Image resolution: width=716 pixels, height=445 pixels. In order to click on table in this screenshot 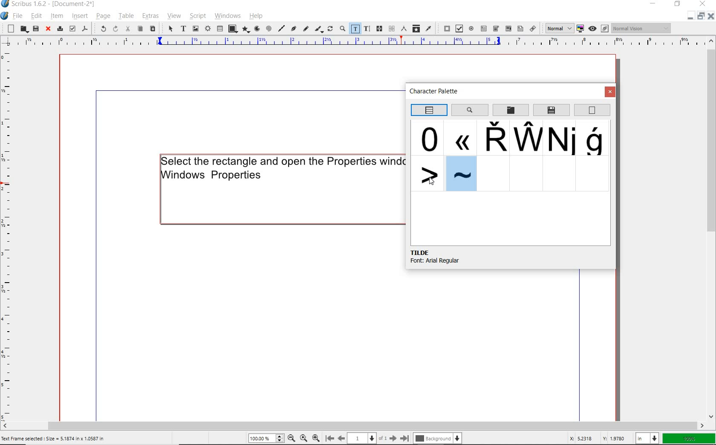, I will do `click(126, 16)`.